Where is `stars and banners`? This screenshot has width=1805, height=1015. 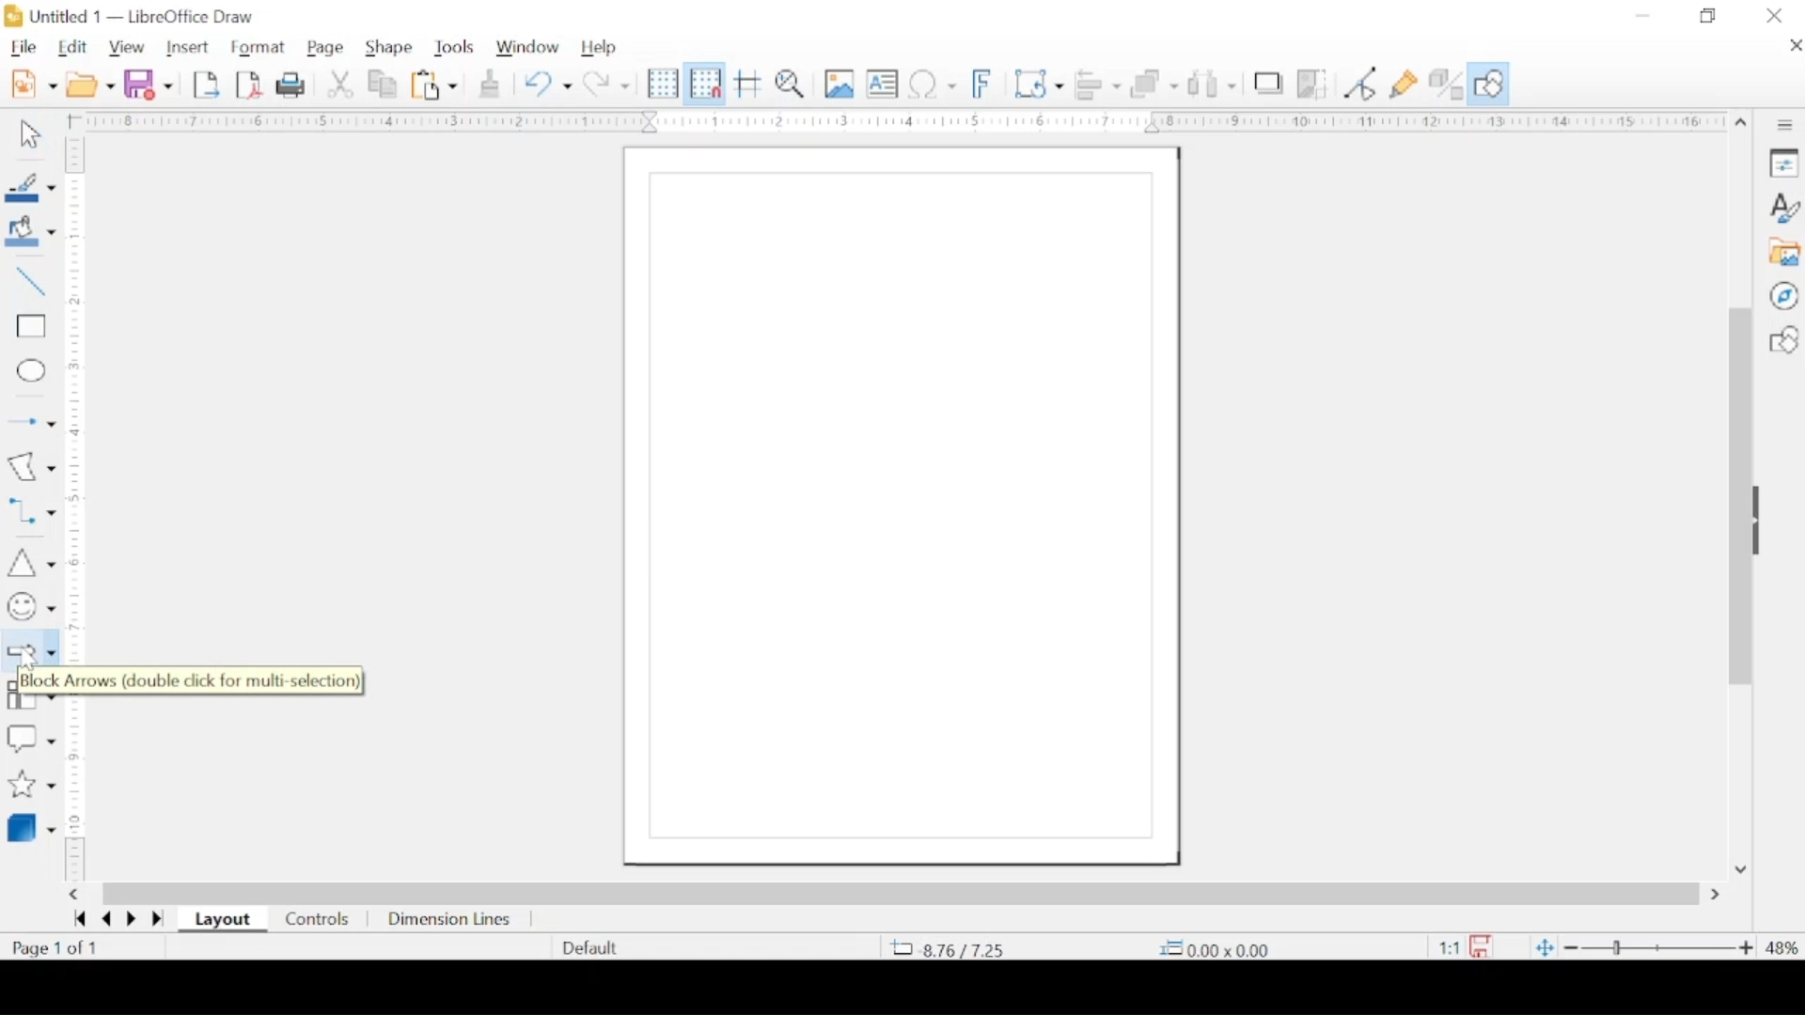
stars and banners is located at coordinates (31, 786).